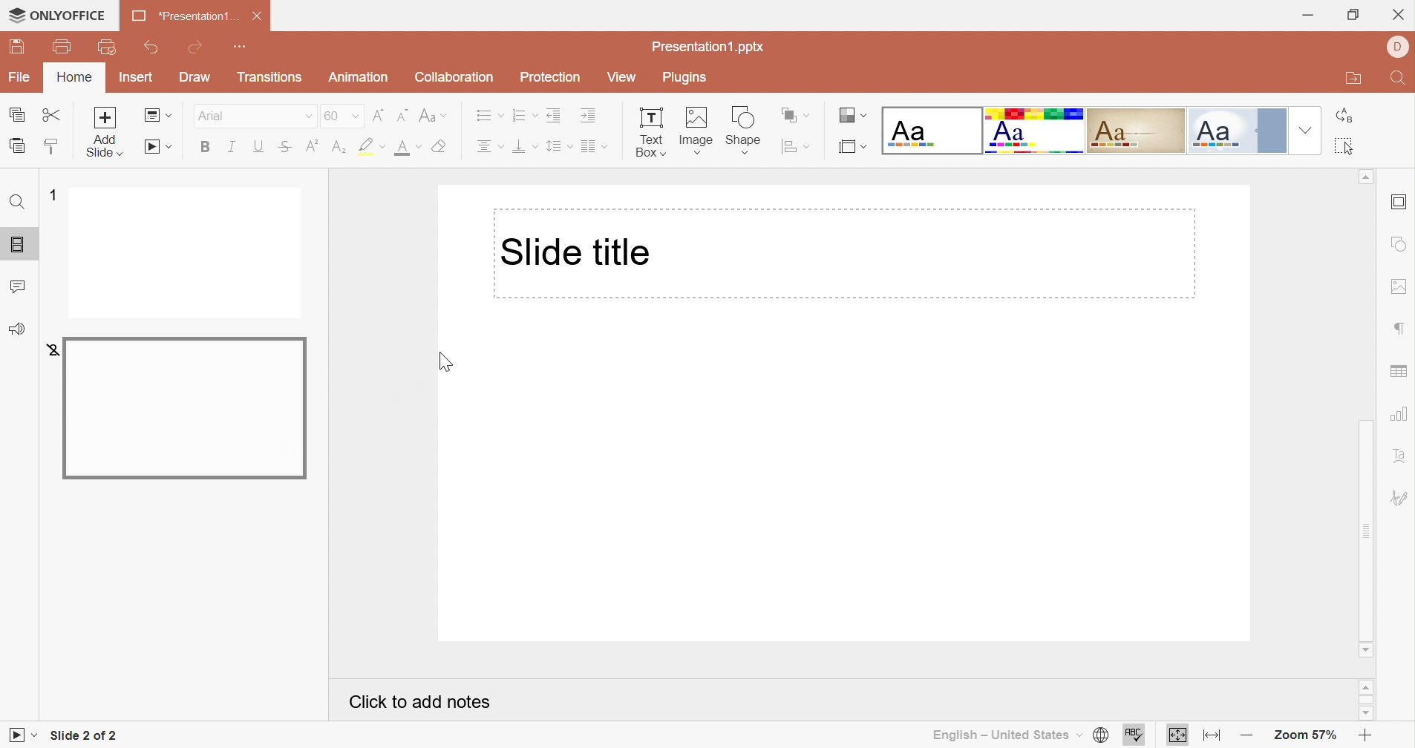 This screenshot has width=1415, height=748. I want to click on Scroll Down, so click(1366, 712).